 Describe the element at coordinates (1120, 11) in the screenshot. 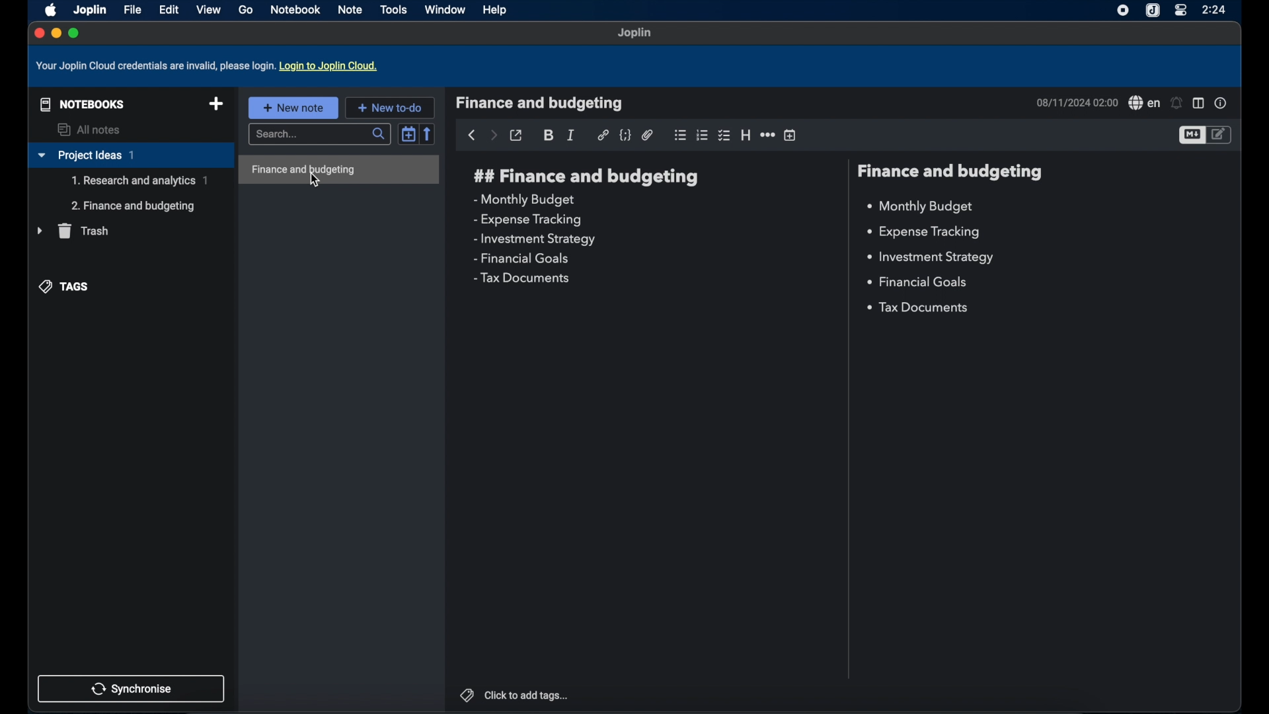

I see `screen recorder icon` at that location.